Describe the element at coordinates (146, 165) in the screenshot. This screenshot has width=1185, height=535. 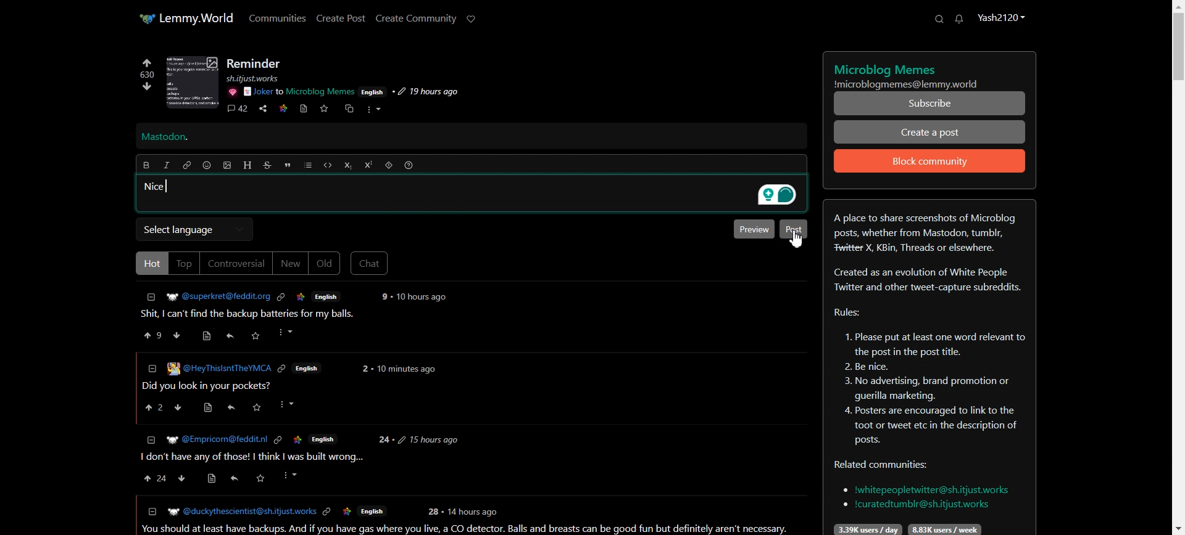
I see `Bold` at that location.